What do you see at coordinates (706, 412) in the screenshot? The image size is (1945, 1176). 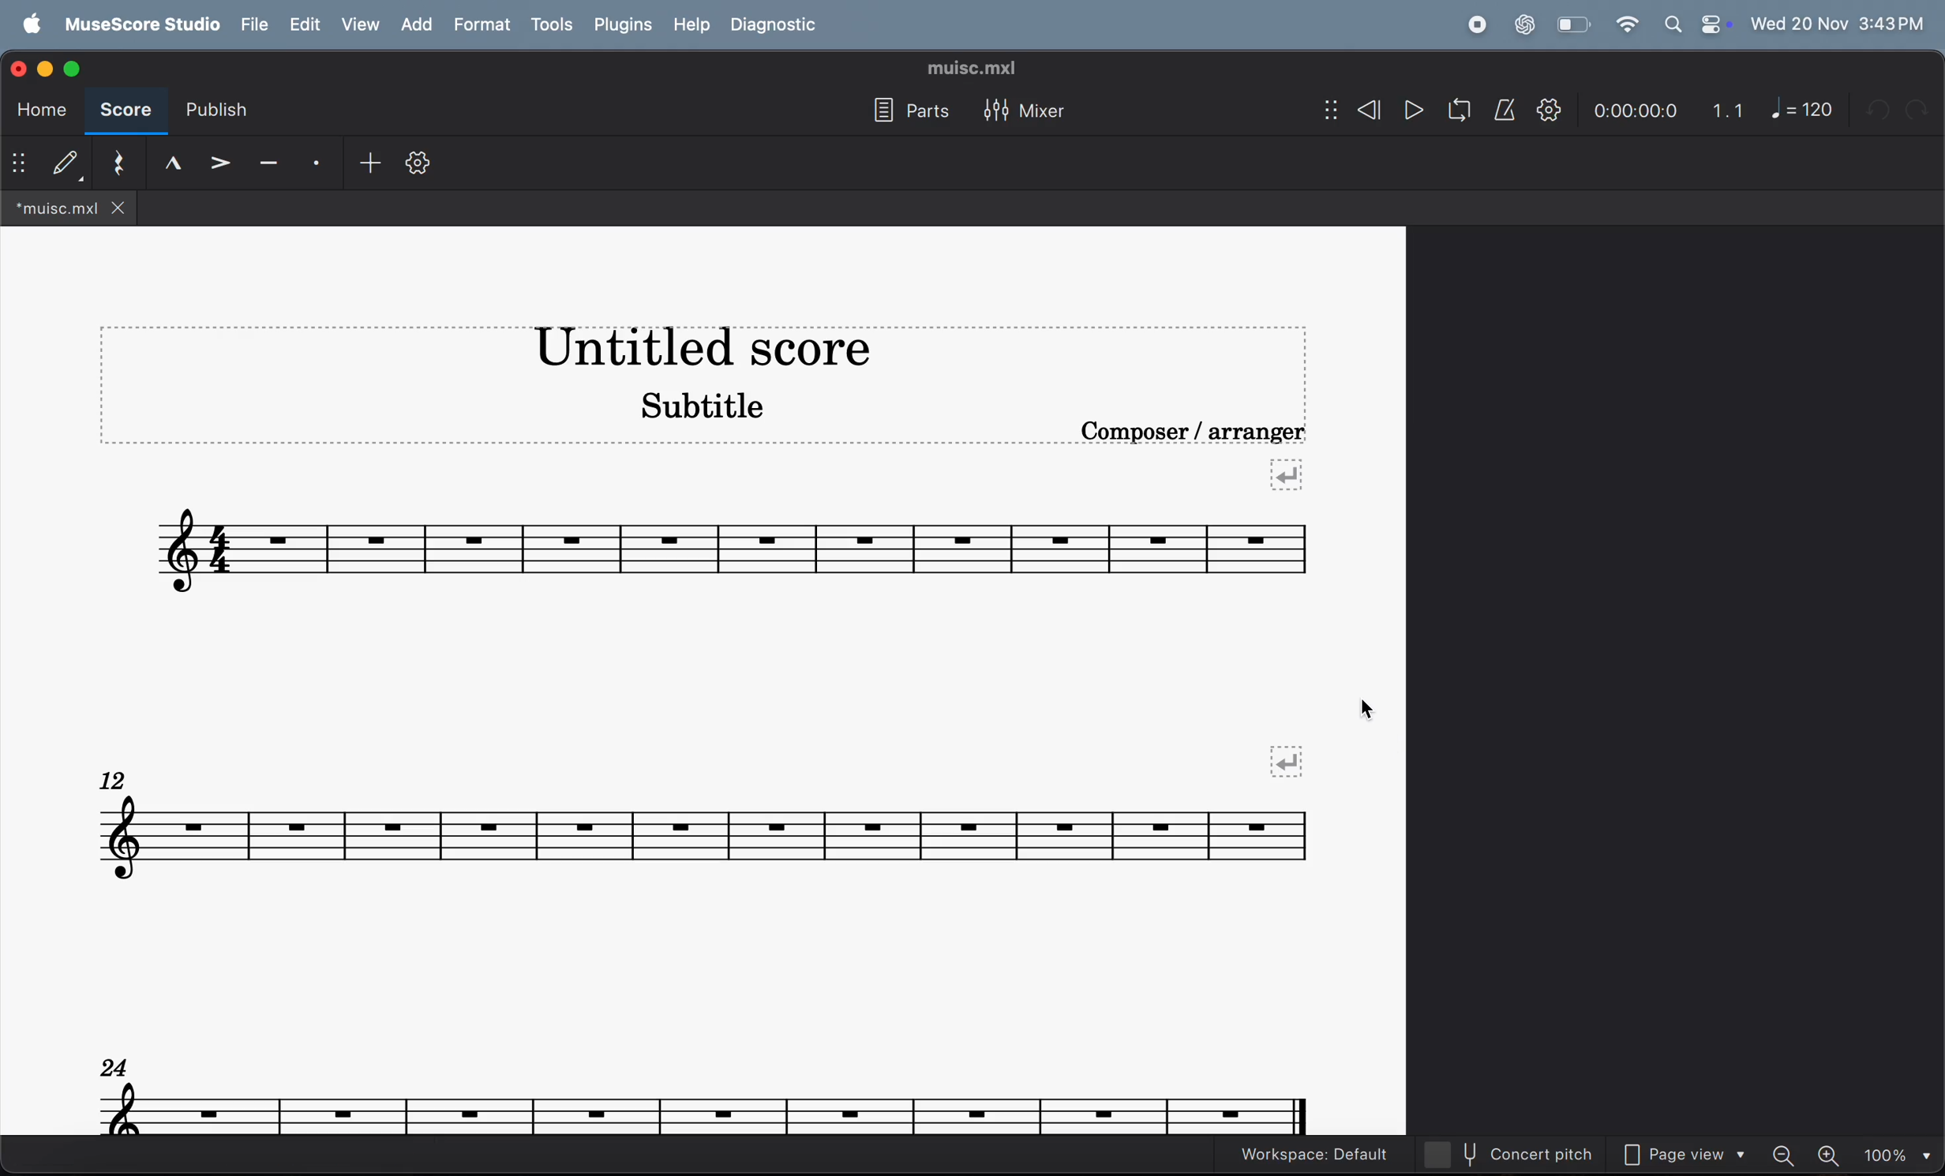 I see `subtitle` at bounding box center [706, 412].